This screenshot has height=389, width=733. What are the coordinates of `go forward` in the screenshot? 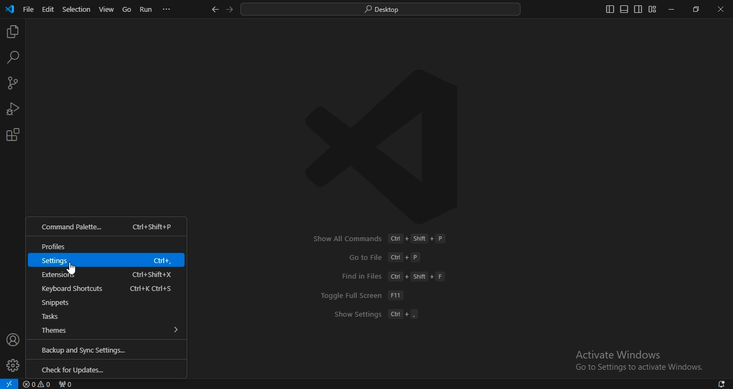 It's located at (229, 10).